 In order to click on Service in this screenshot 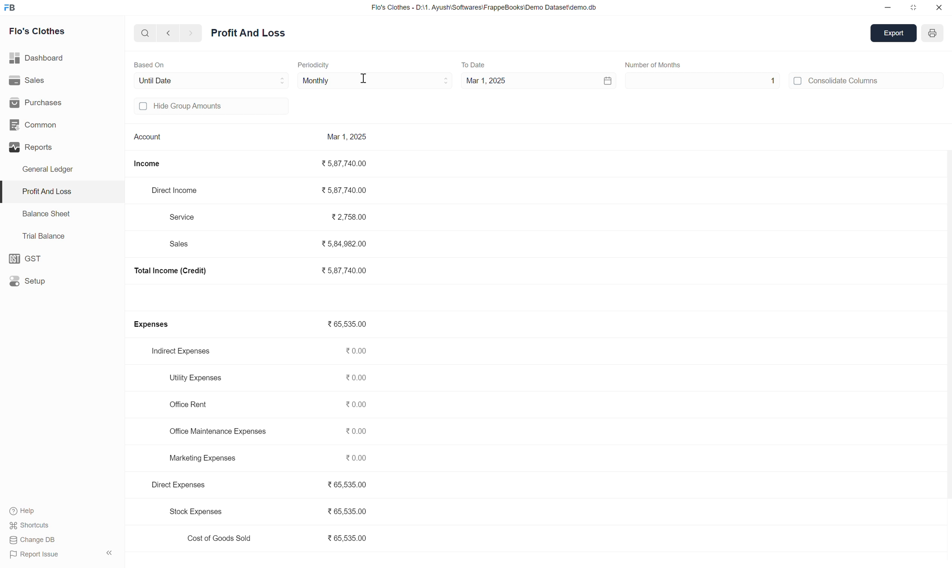, I will do `click(188, 217)`.